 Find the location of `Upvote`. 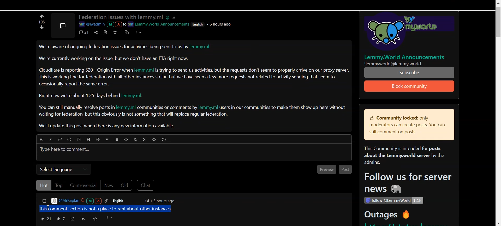

Upvote is located at coordinates (42, 29).